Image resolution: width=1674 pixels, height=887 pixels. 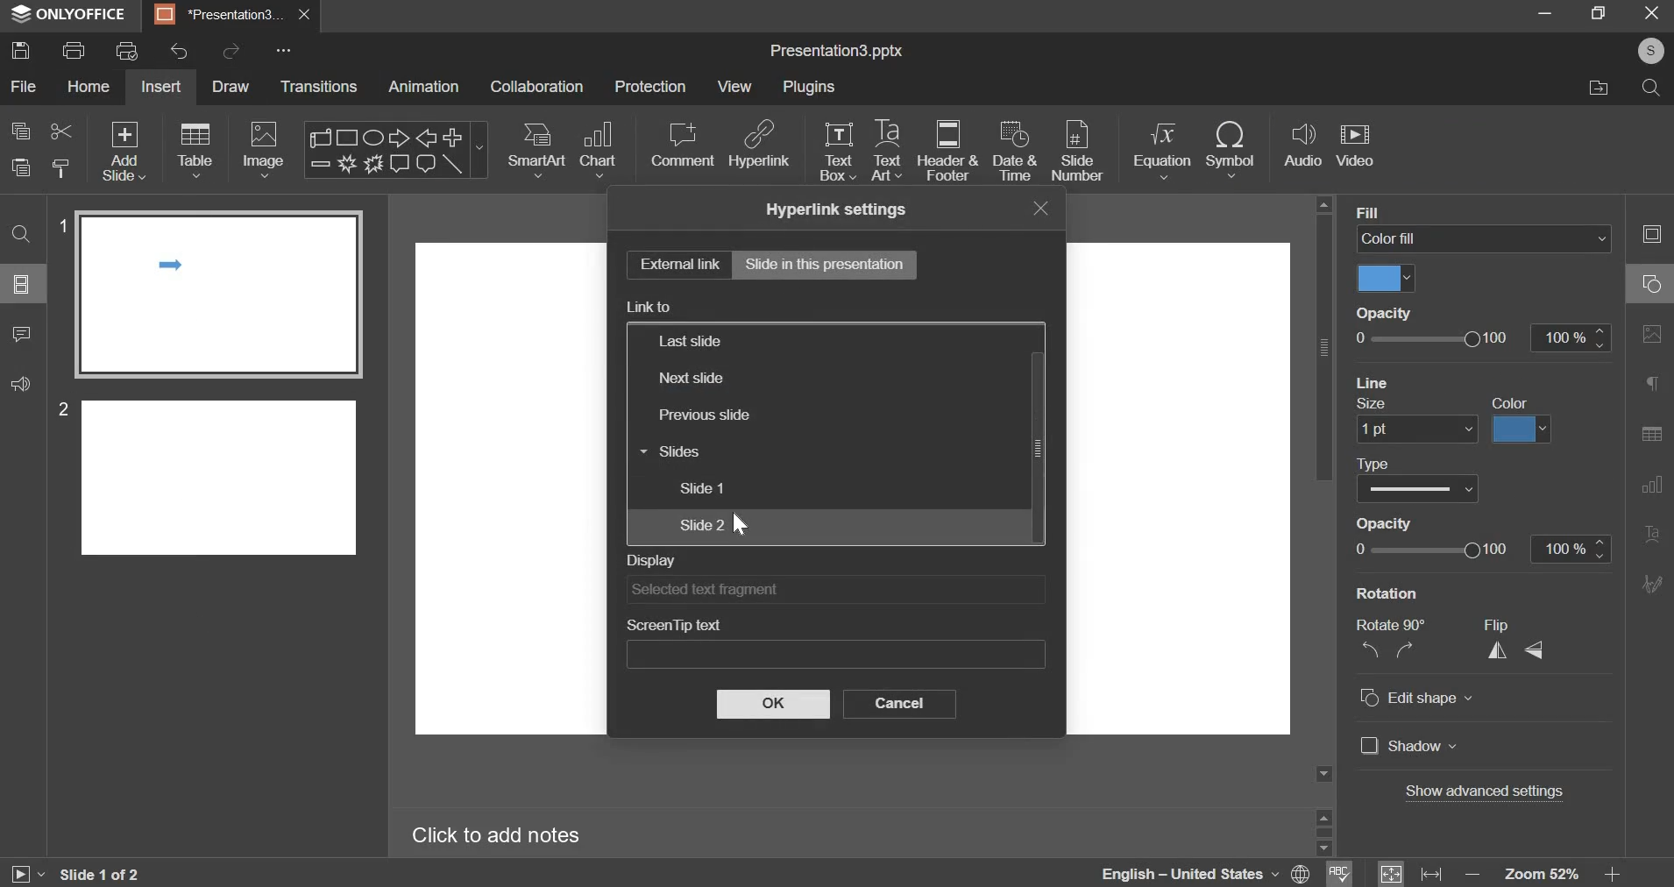 I want to click on Scroll up, so click(x=1323, y=204).